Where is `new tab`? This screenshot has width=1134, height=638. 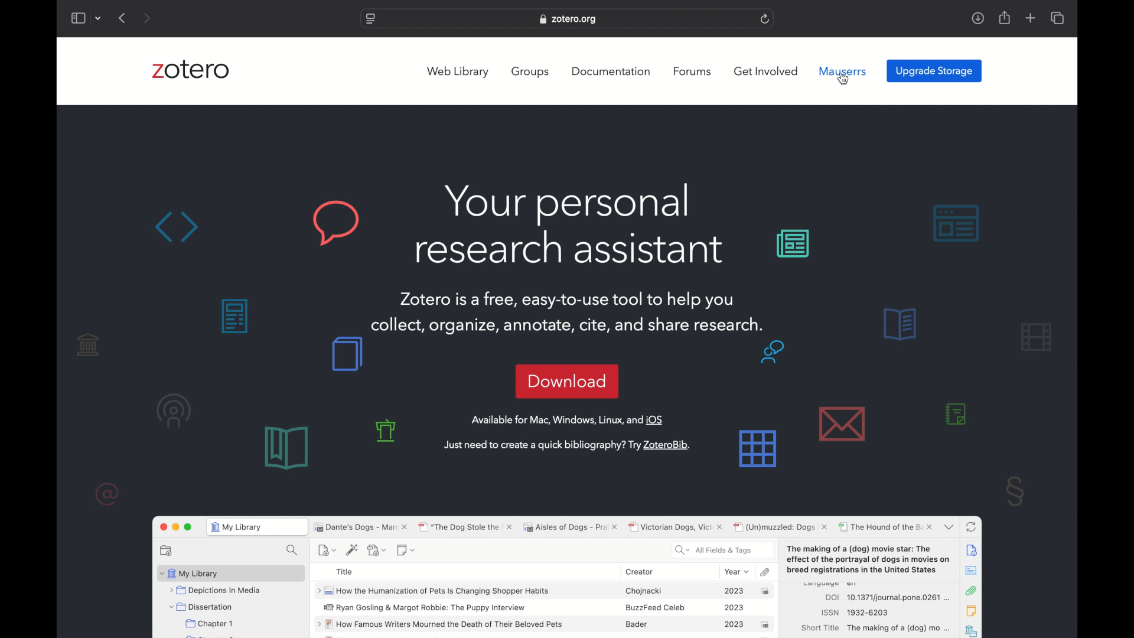 new tab is located at coordinates (1031, 18).